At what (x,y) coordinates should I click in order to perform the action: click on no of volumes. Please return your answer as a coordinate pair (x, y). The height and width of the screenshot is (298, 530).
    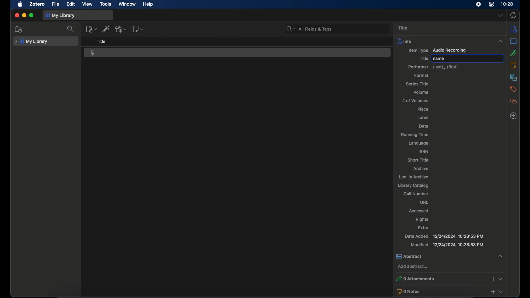
    Looking at the image, I should click on (416, 101).